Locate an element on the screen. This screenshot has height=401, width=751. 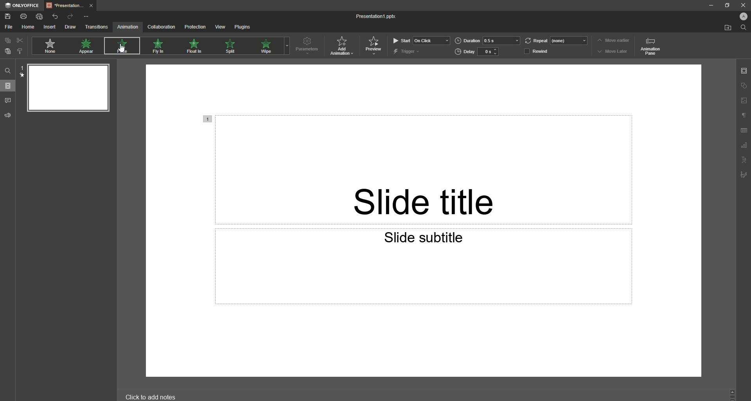
Home is located at coordinates (26, 27).